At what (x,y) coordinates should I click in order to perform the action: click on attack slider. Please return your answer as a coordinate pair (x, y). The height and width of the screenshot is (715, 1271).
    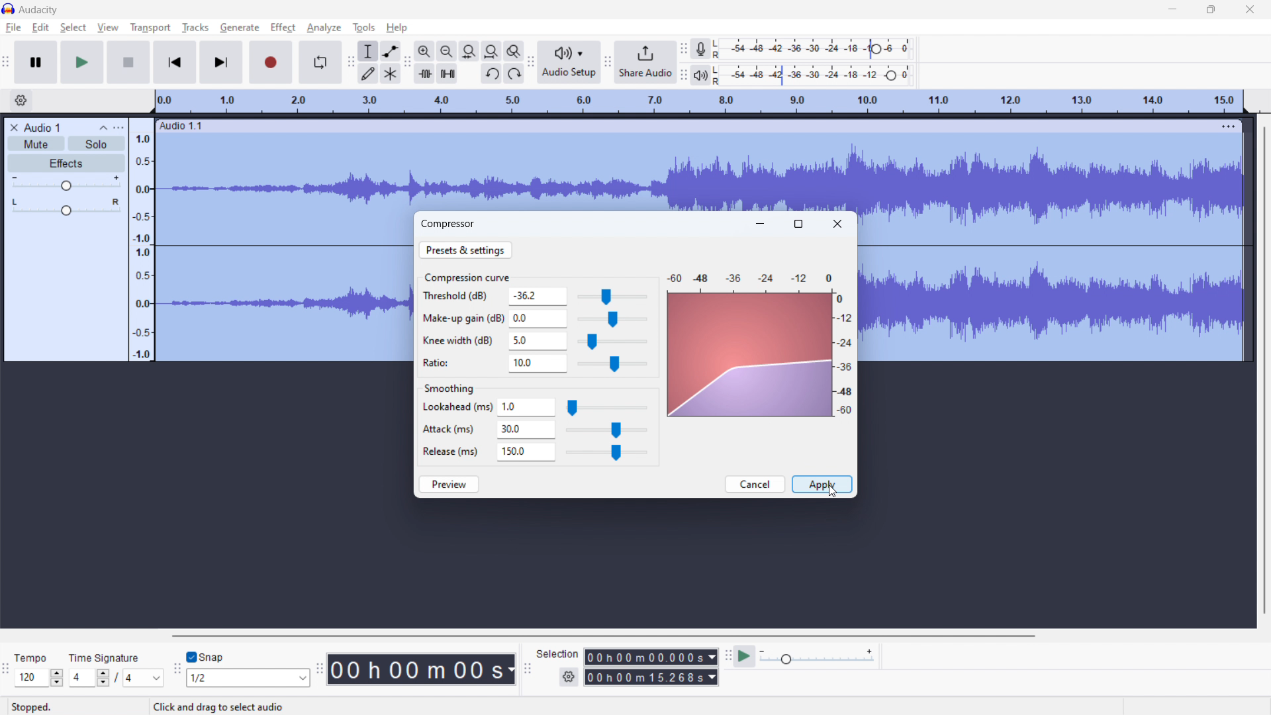
    Looking at the image, I should click on (606, 431).